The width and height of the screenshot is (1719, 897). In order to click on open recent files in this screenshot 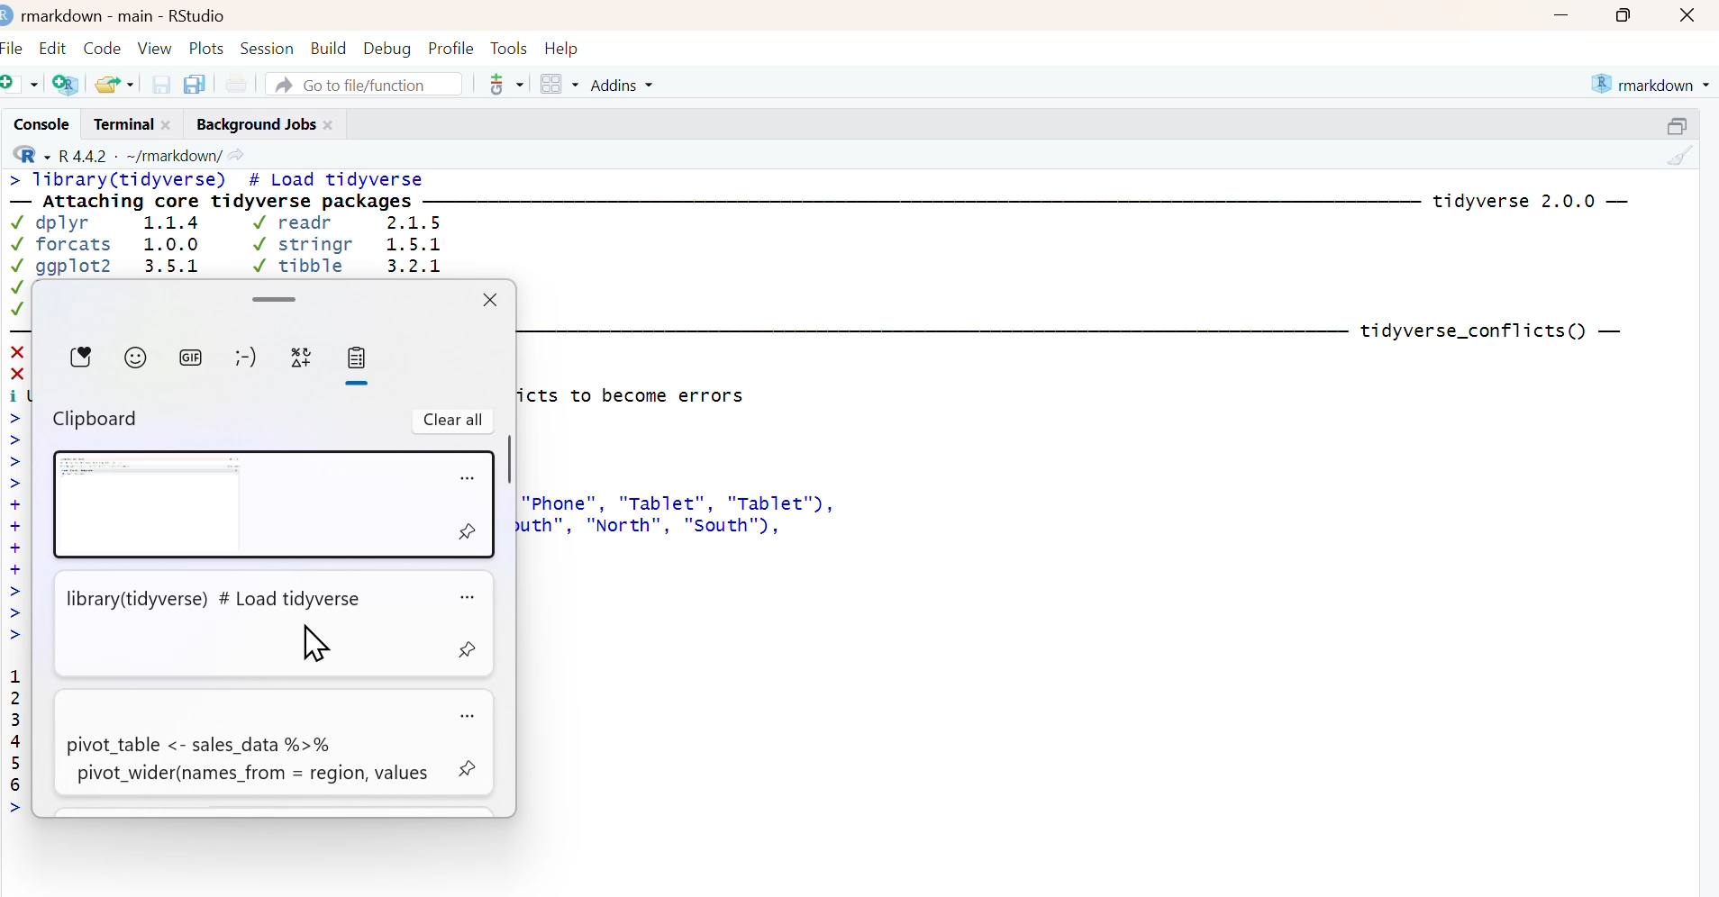, I will do `click(115, 82)`.